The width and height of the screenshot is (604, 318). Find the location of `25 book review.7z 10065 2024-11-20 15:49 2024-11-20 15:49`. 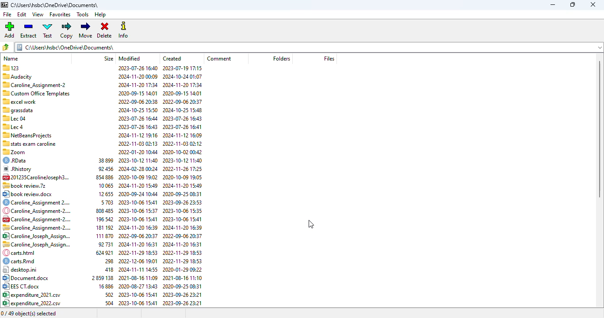

25 book review.7z 10065 2024-11-20 15:49 2024-11-20 15:49 is located at coordinates (103, 177).